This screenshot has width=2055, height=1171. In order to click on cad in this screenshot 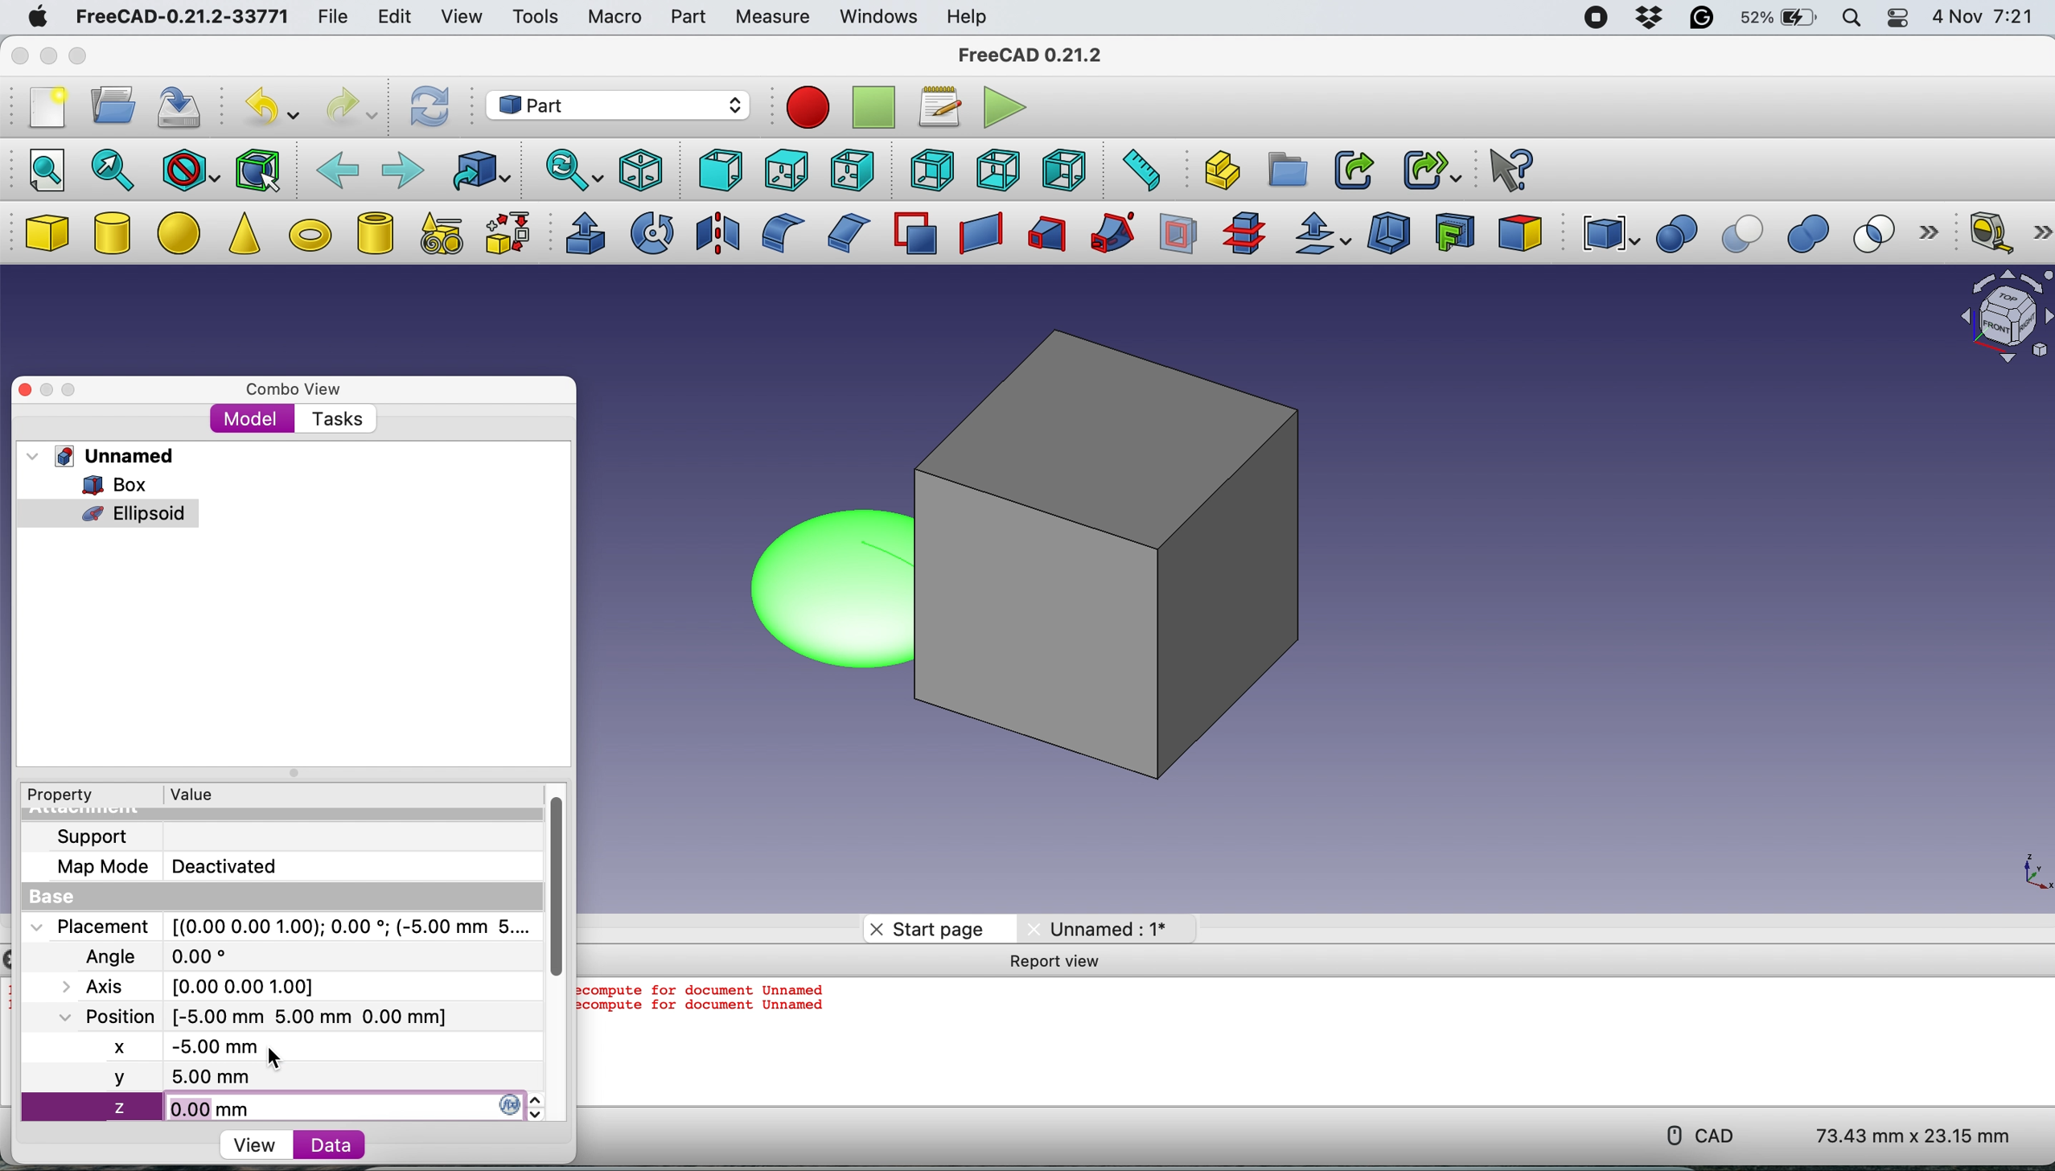, I will do `click(1694, 1136)`.